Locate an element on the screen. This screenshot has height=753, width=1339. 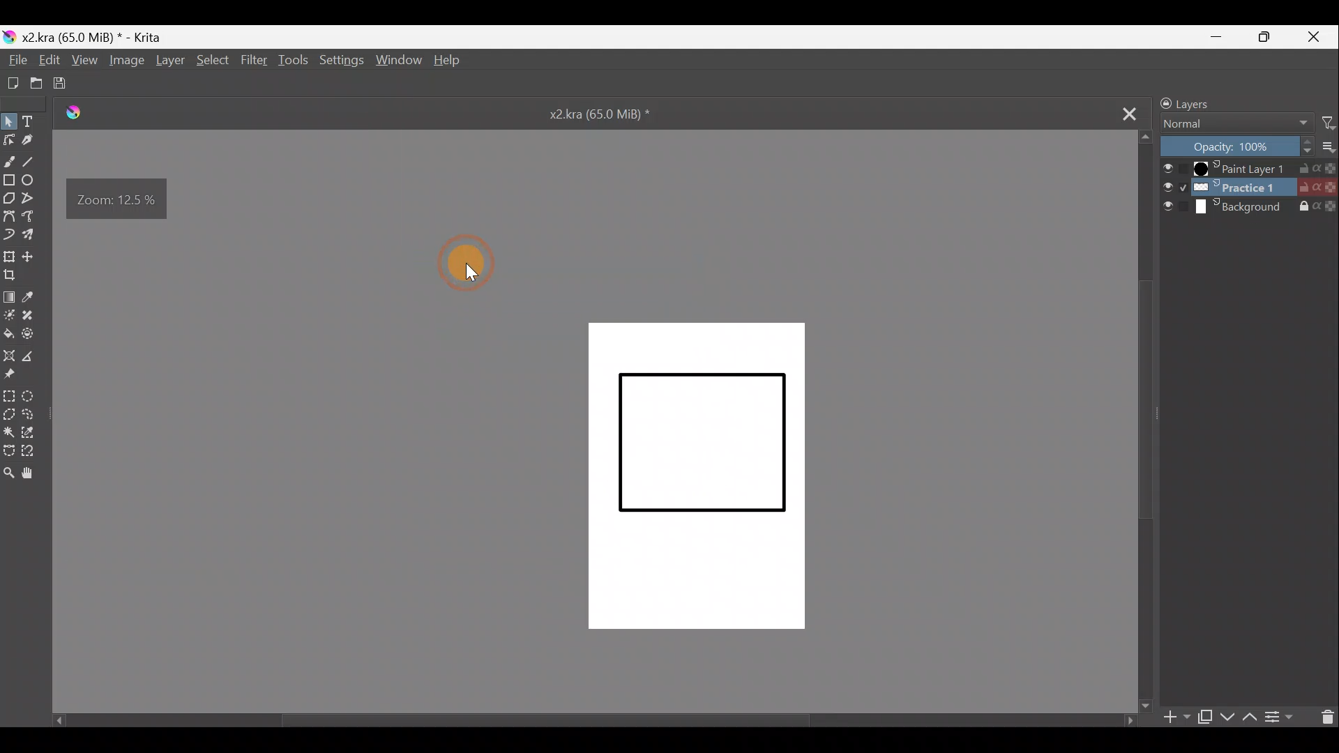
Select is located at coordinates (214, 62).